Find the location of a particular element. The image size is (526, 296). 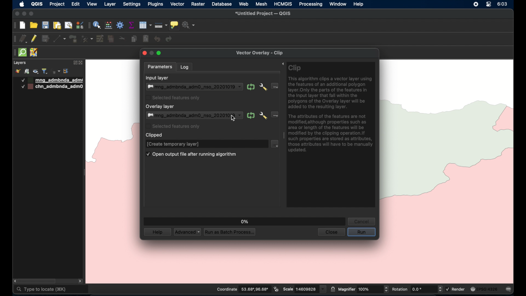

expand all is located at coordinates (66, 71).